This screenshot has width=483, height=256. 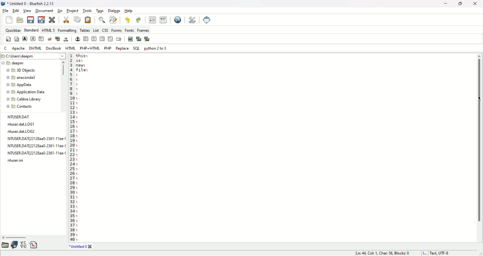 What do you see at coordinates (25, 99) in the screenshot?
I see `Folder name` at bounding box center [25, 99].